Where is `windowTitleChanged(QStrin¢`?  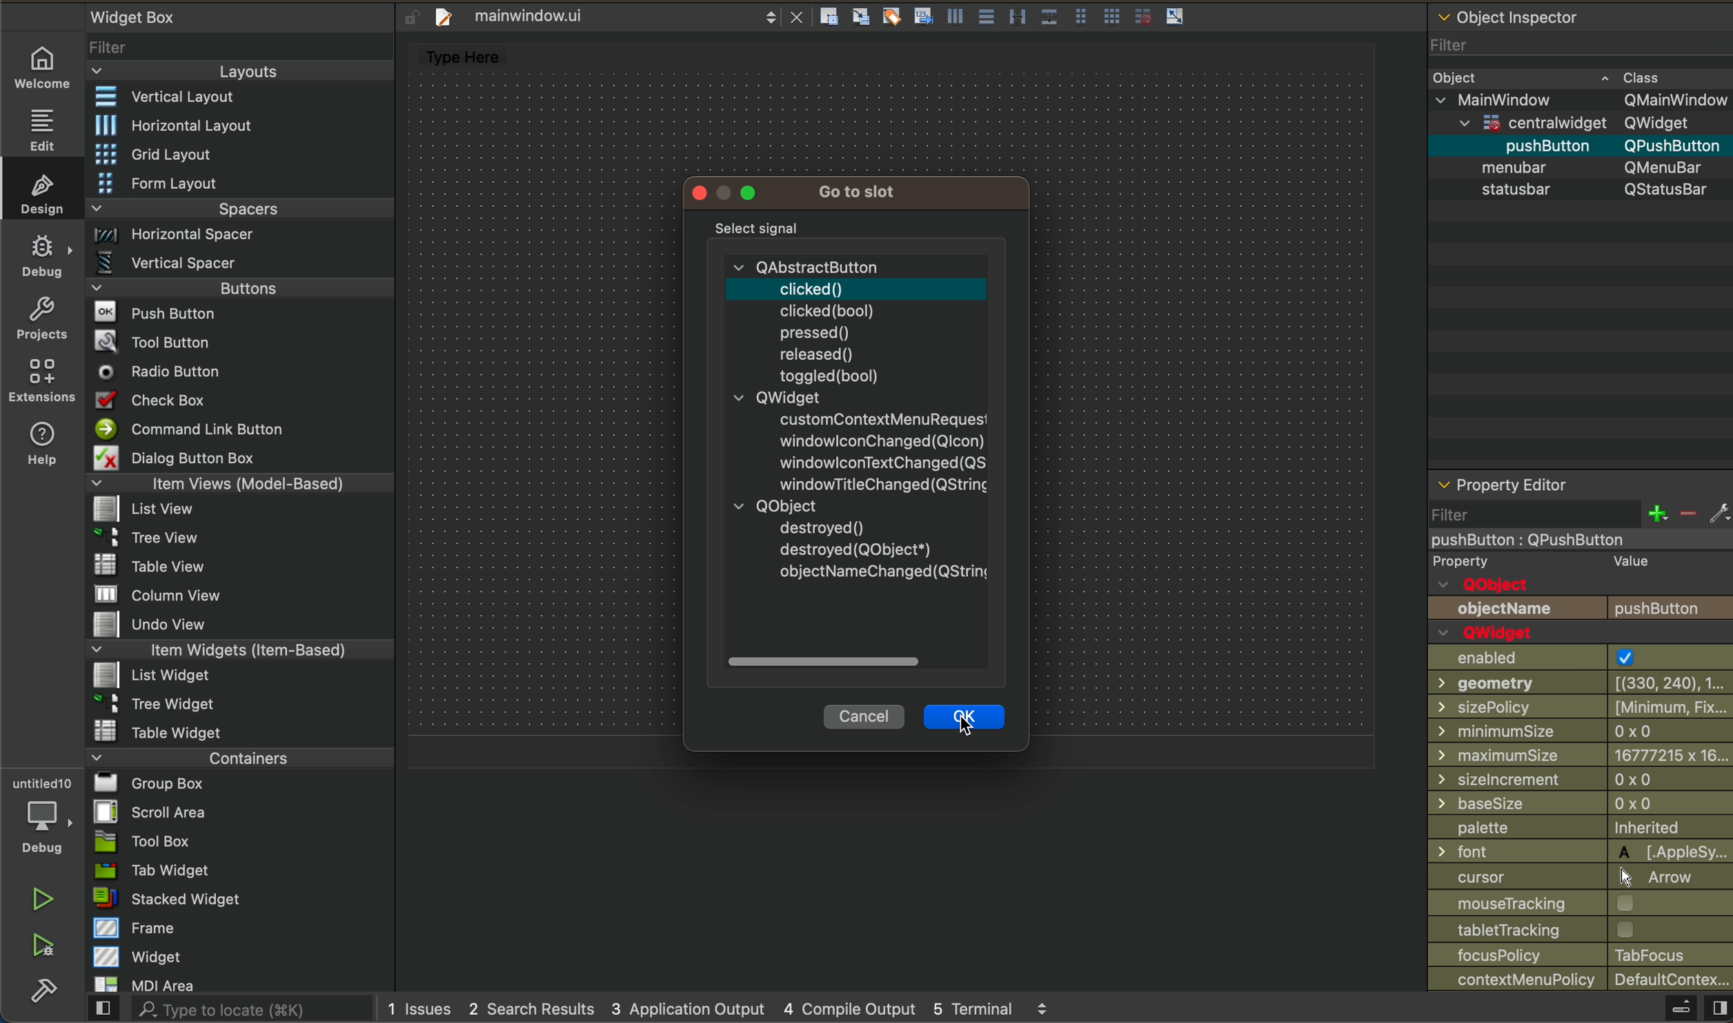 windowTitleChanged(QStrin¢ is located at coordinates (880, 484).